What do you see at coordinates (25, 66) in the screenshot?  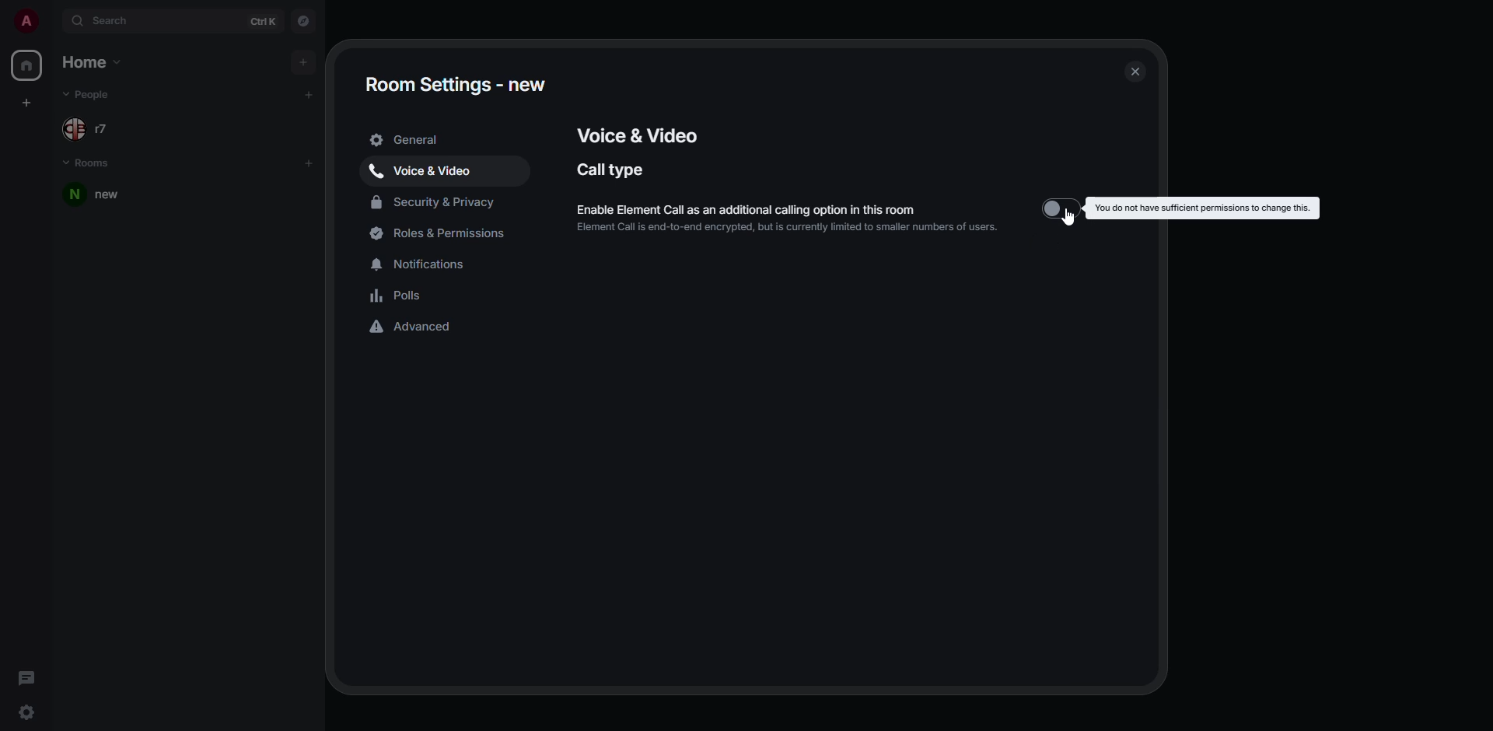 I see `home` at bounding box center [25, 66].